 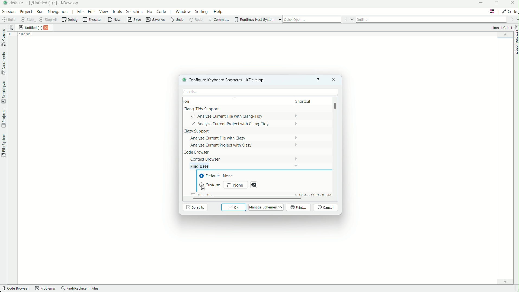 What do you see at coordinates (3, 145) in the screenshot?
I see `file system` at bounding box center [3, 145].